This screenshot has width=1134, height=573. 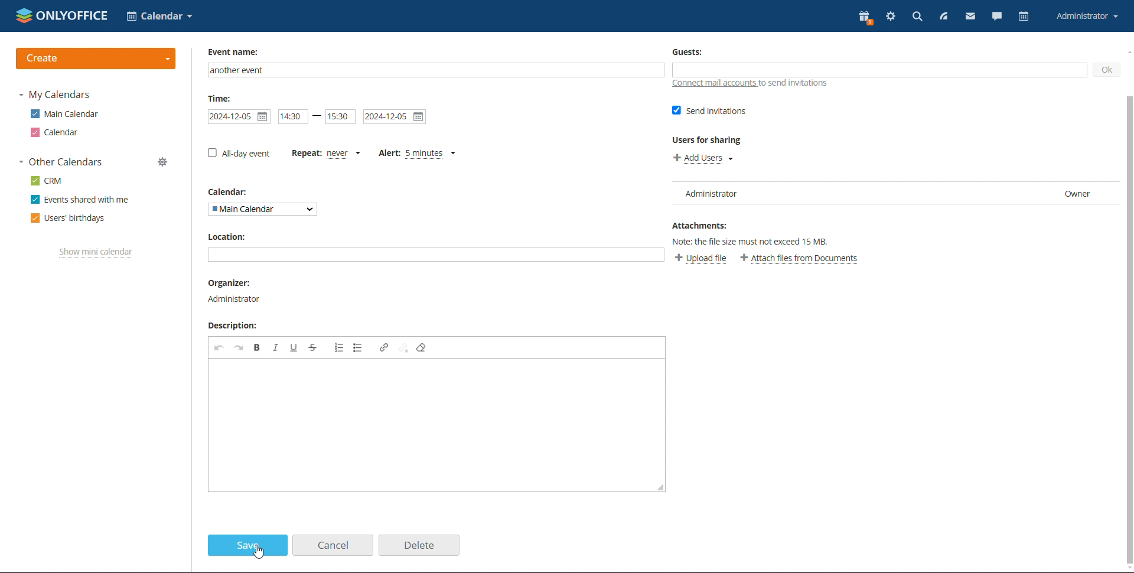 What do you see at coordinates (54, 95) in the screenshot?
I see `my calendars` at bounding box center [54, 95].